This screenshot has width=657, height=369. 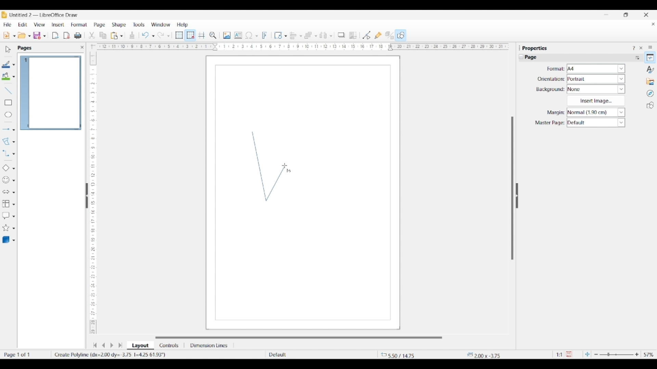 What do you see at coordinates (650, 94) in the screenshot?
I see `Navigator` at bounding box center [650, 94].